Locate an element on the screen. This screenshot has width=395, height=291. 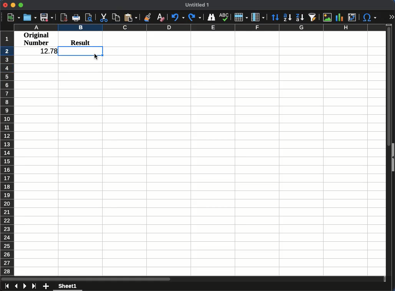
open is located at coordinates (31, 17).